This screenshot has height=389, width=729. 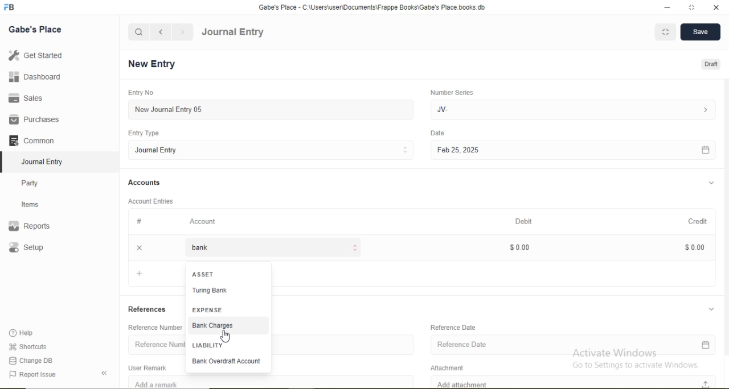 What do you see at coordinates (37, 204) in the screenshot?
I see `Items` at bounding box center [37, 204].